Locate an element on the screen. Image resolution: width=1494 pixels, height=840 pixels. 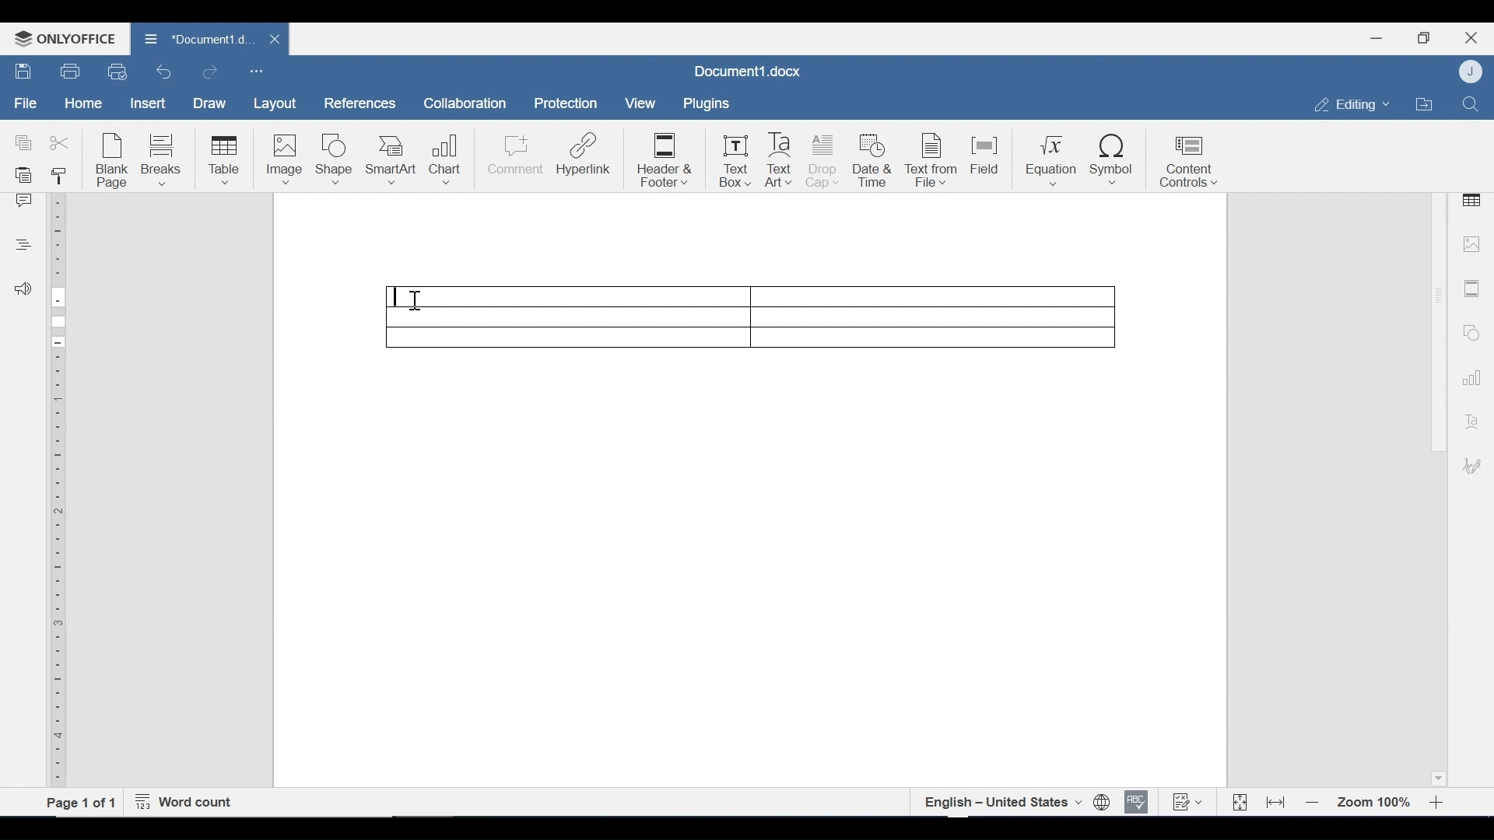
Table Settings is located at coordinates (1472, 201).